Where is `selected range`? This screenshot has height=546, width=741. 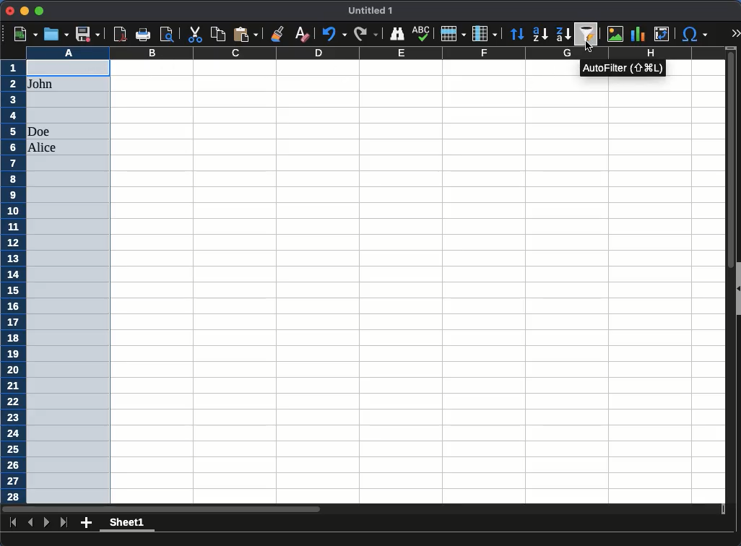 selected range is located at coordinates (69, 281).